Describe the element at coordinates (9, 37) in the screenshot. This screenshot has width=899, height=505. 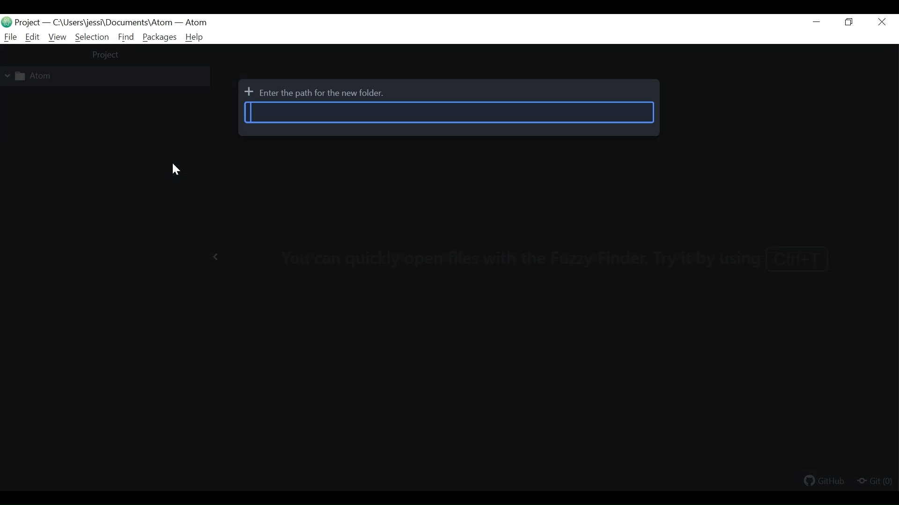
I see `File` at that location.